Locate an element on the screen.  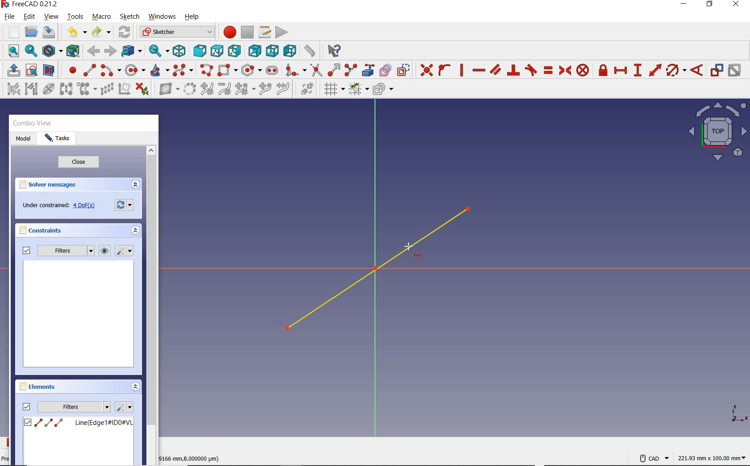
SAVE is located at coordinates (50, 33).